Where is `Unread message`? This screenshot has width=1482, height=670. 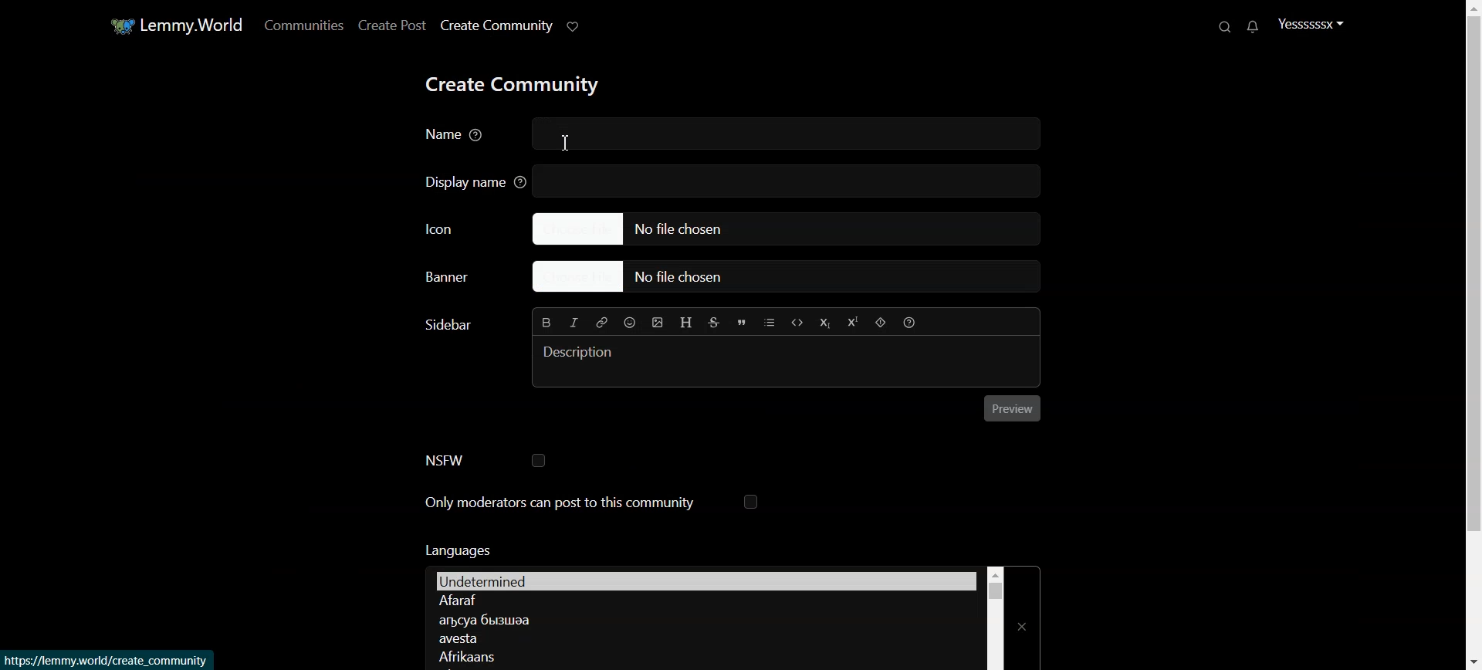 Unread message is located at coordinates (1251, 27).